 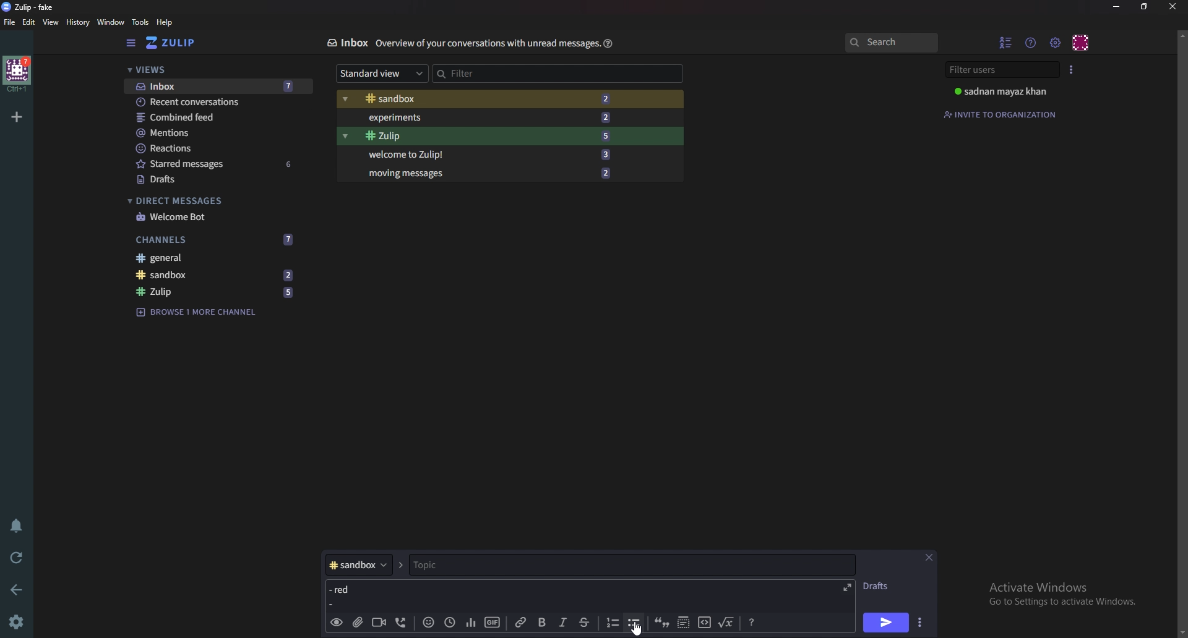 What do you see at coordinates (486, 117) in the screenshot?
I see `Experiments` at bounding box center [486, 117].